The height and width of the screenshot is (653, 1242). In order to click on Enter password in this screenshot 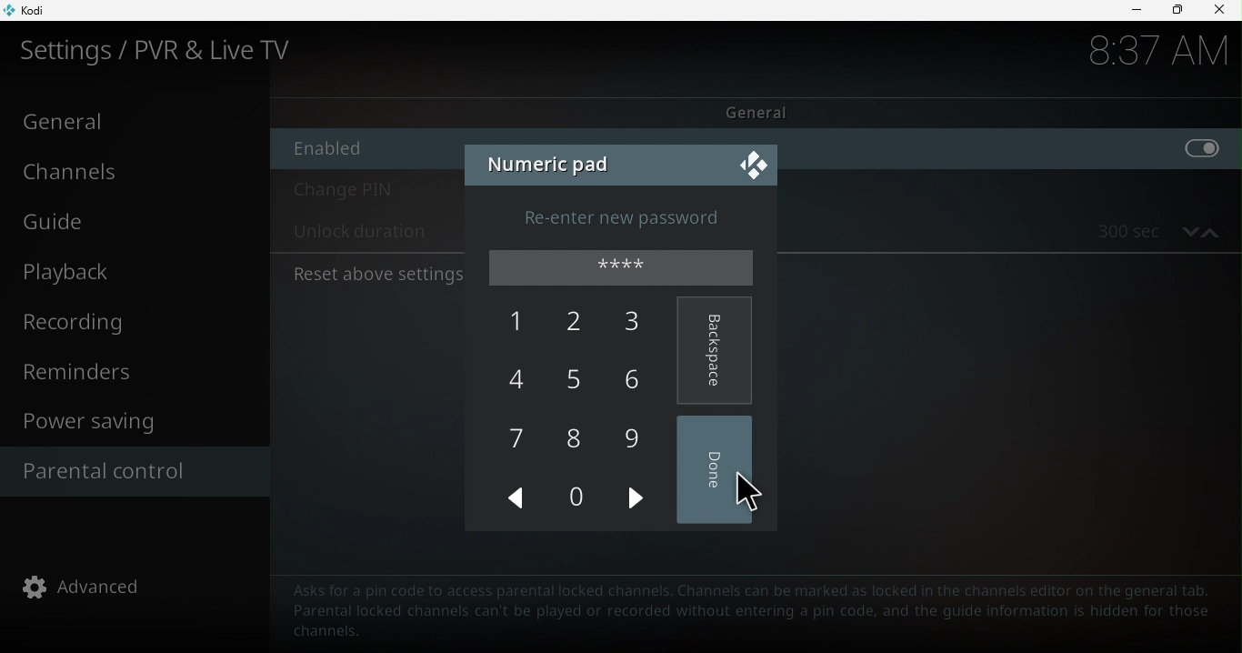, I will do `click(626, 270)`.